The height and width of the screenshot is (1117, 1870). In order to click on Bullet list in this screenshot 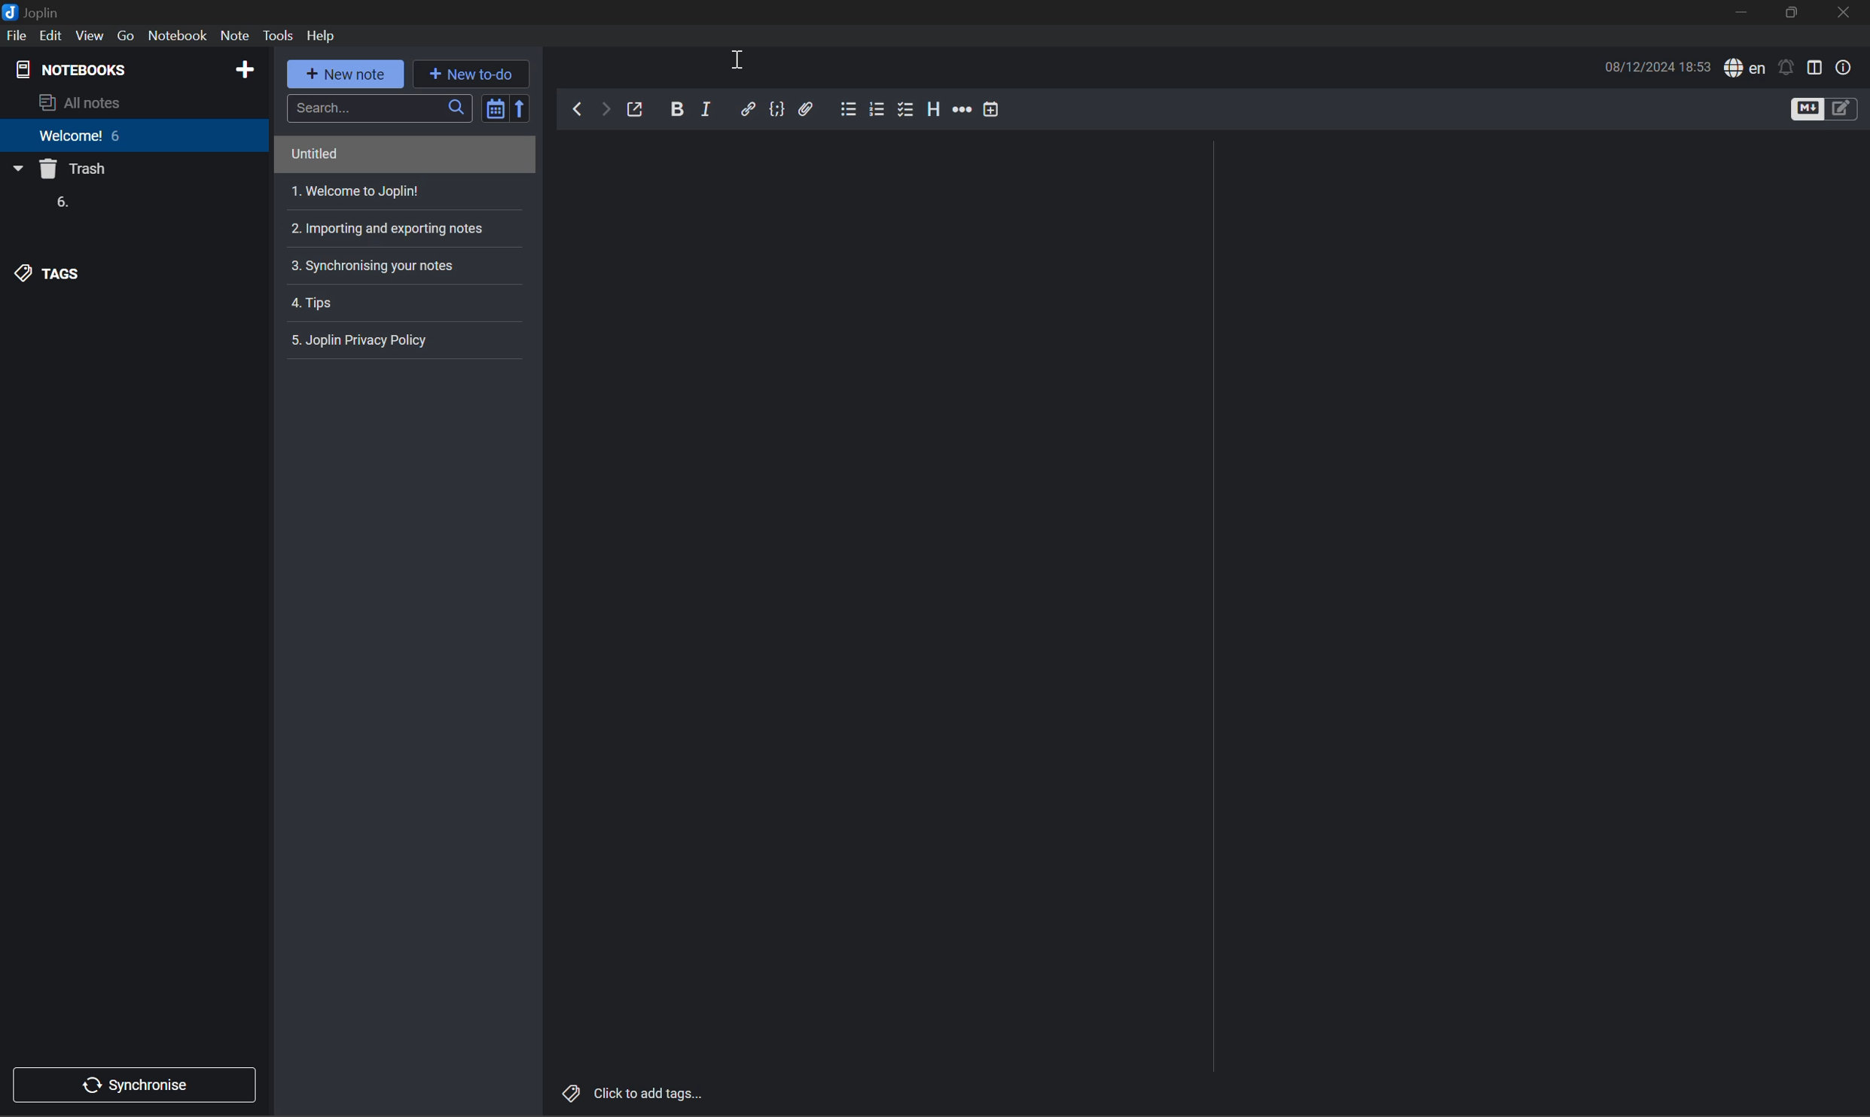, I will do `click(849, 107)`.